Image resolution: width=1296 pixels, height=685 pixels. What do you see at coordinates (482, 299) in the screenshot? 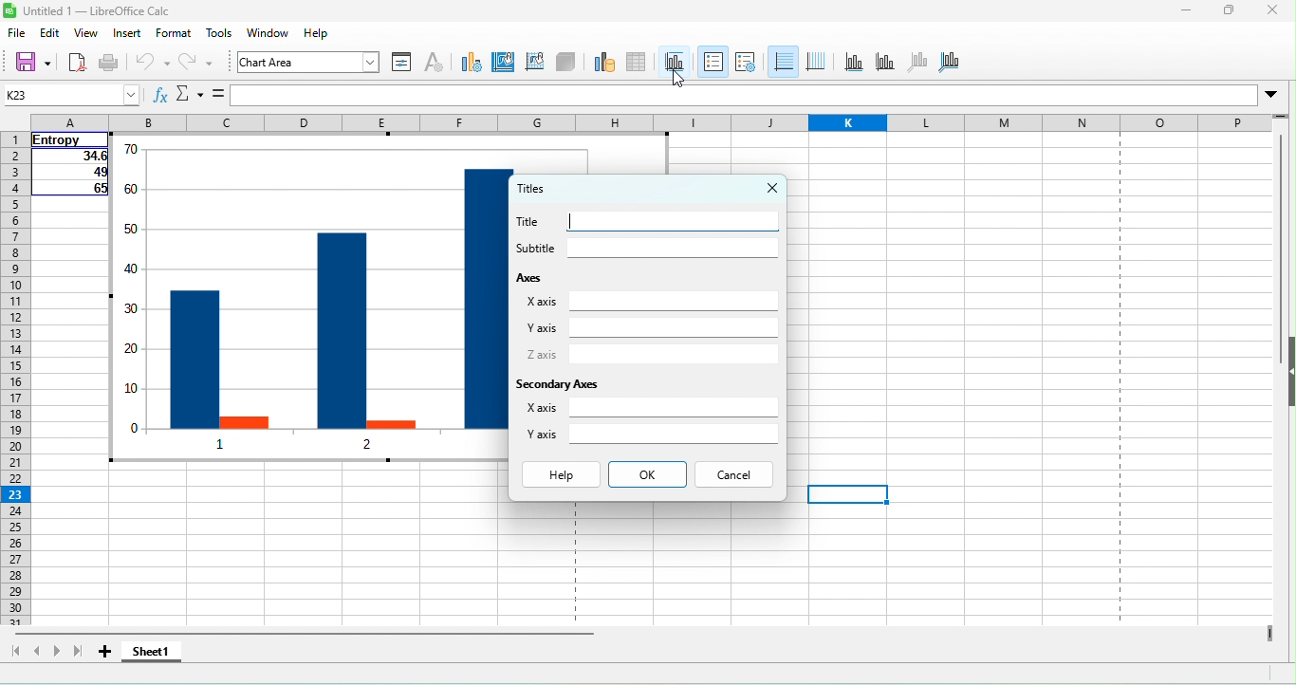
I see `entropy 3` at bounding box center [482, 299].